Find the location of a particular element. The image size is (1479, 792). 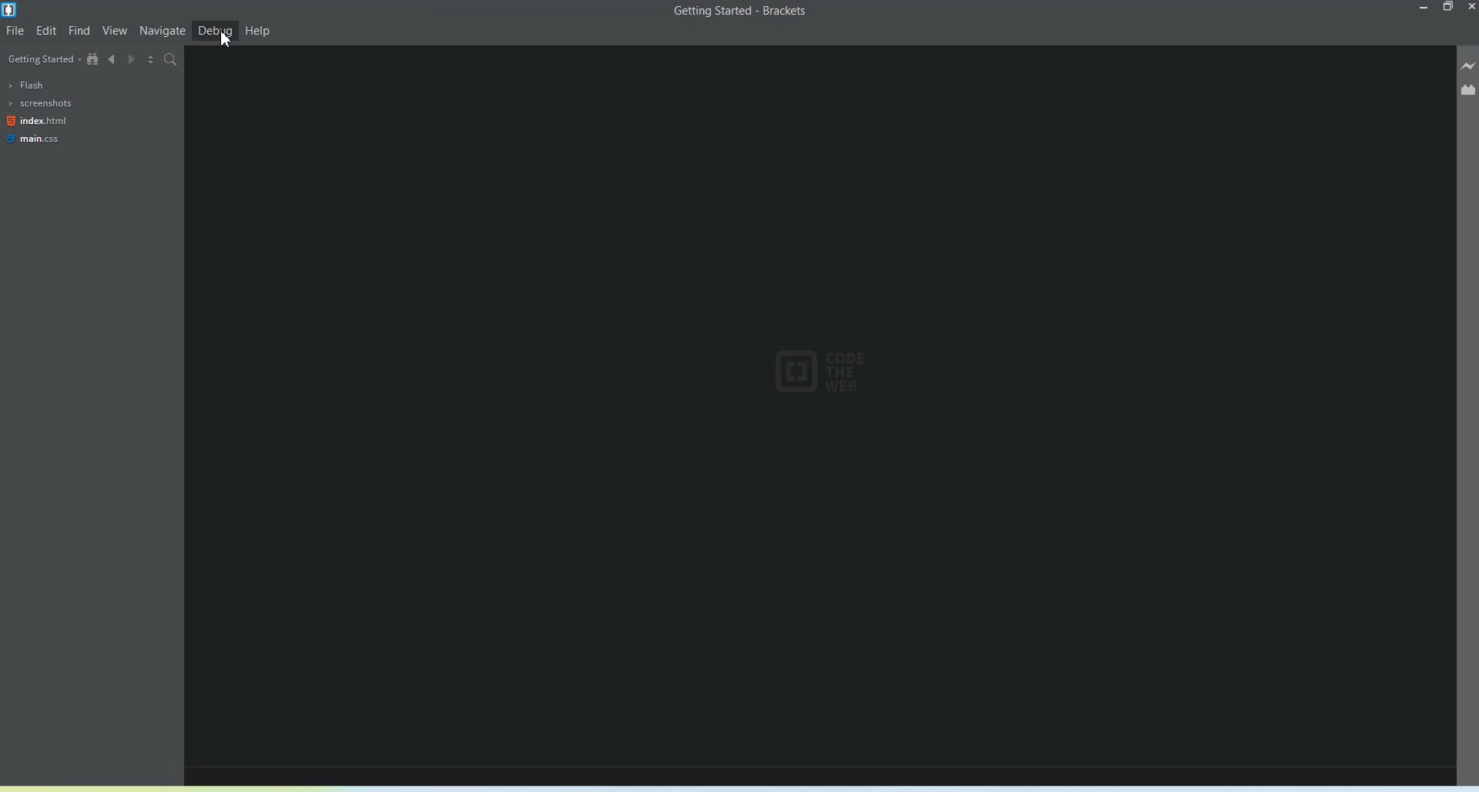

cursor is located at coordinates (225, 42).